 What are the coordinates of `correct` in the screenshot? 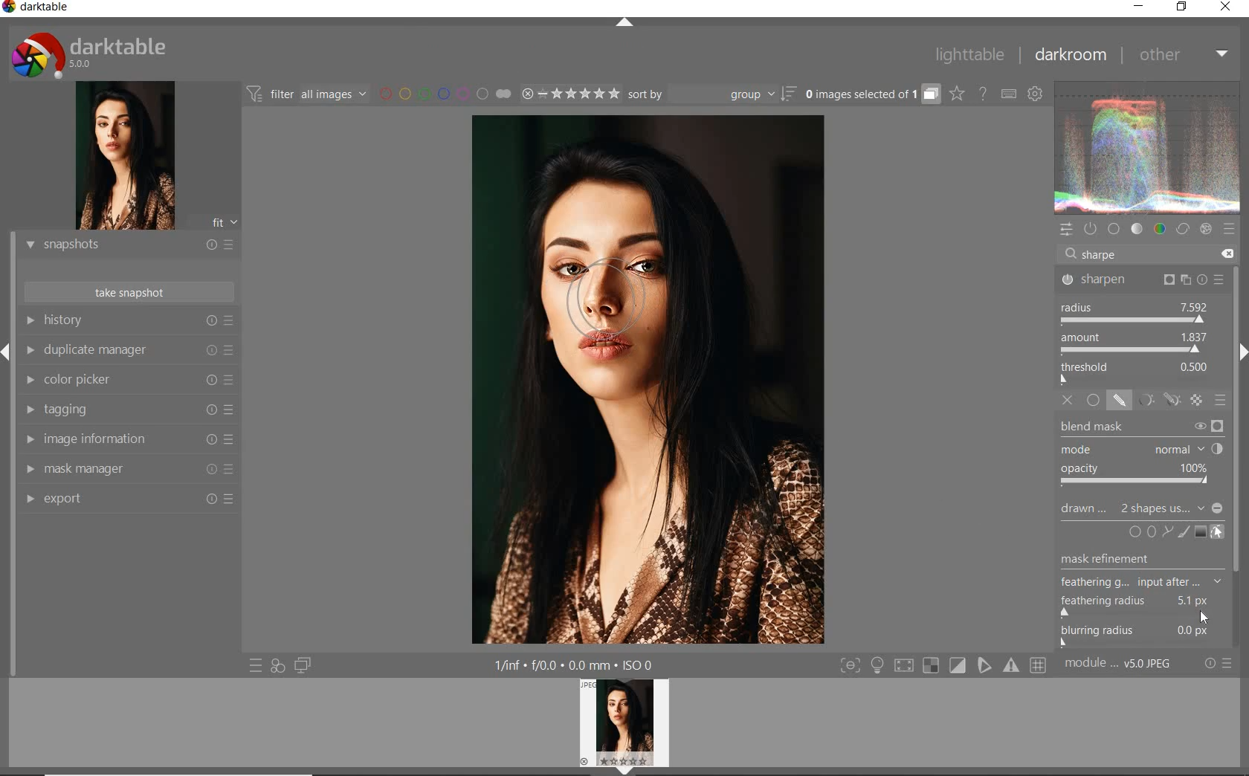 It's located at (1183, 230).